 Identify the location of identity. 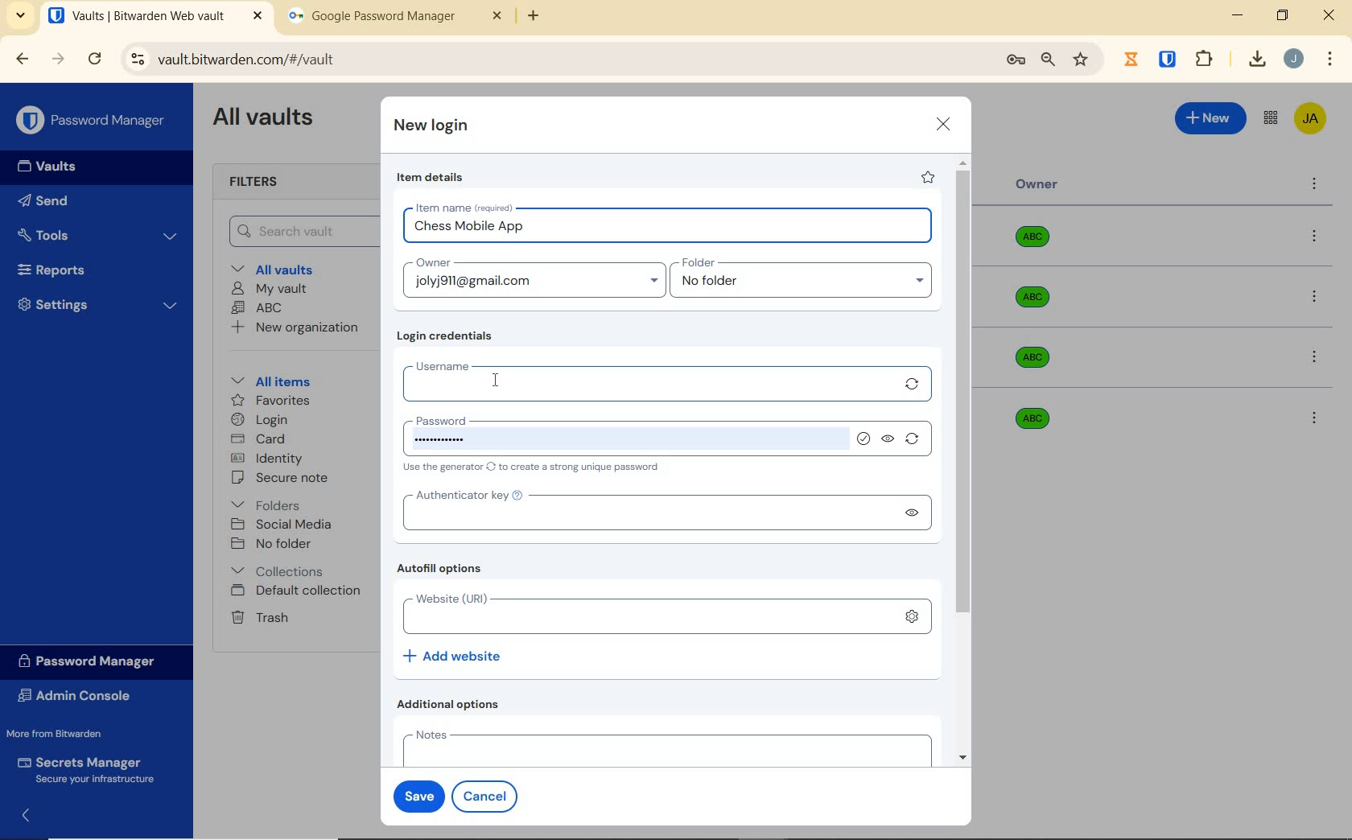
(267, 459).